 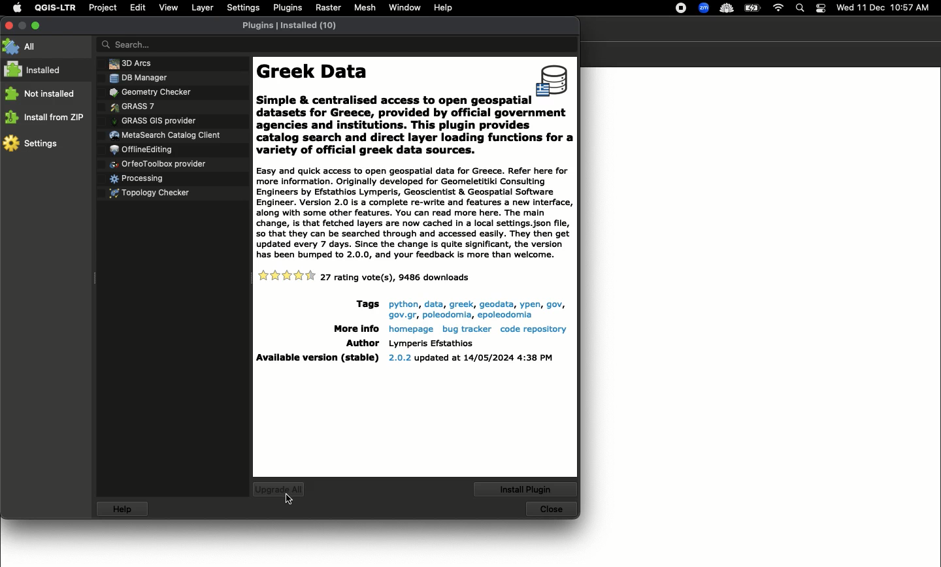 I want to click on Upgrade all, so click(x=279, y=491).